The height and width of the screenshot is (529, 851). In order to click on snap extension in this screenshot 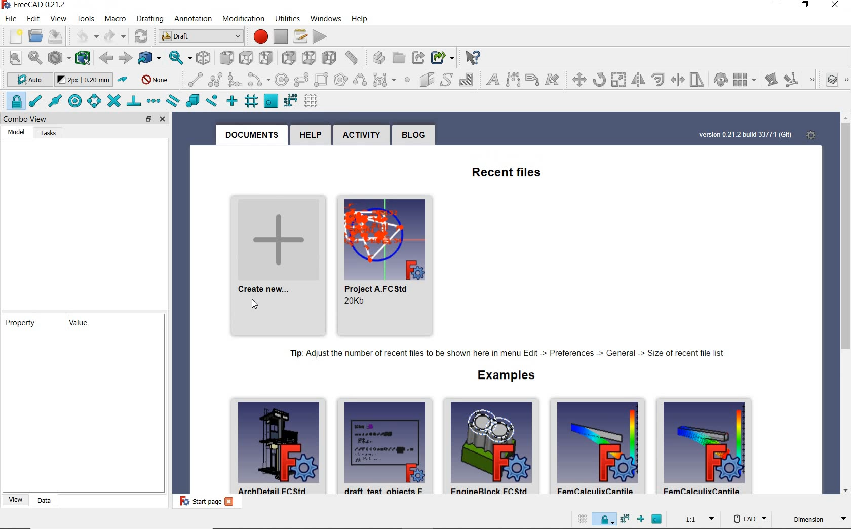, I will do `click(153, 102)`.